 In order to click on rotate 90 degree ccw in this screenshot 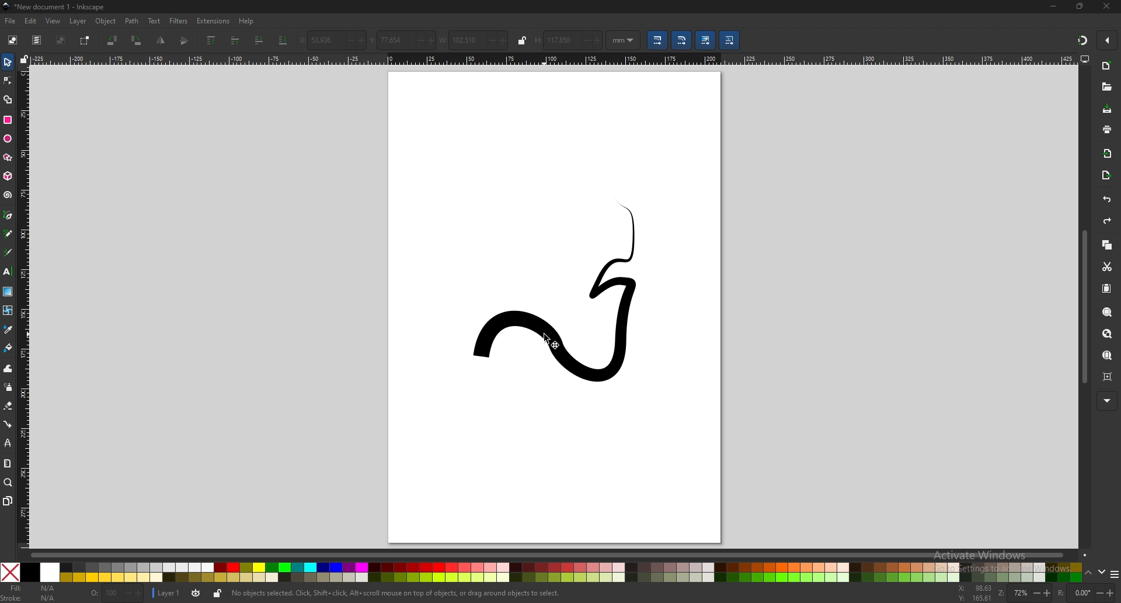, I will do `click(112, 41)`.